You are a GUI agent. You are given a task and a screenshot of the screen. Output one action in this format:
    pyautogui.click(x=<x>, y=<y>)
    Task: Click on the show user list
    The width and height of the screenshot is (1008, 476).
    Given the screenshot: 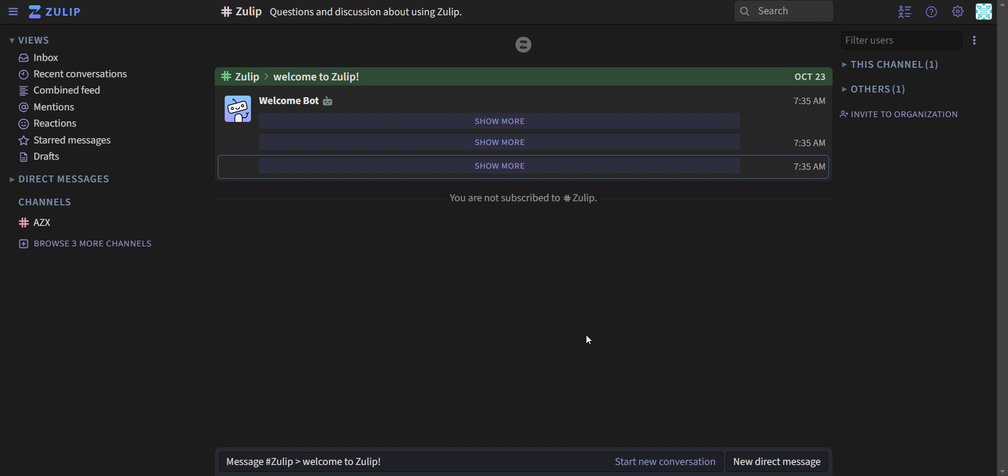 What is the action you would take?
    pyautogui.click(x=906, y=11)
    